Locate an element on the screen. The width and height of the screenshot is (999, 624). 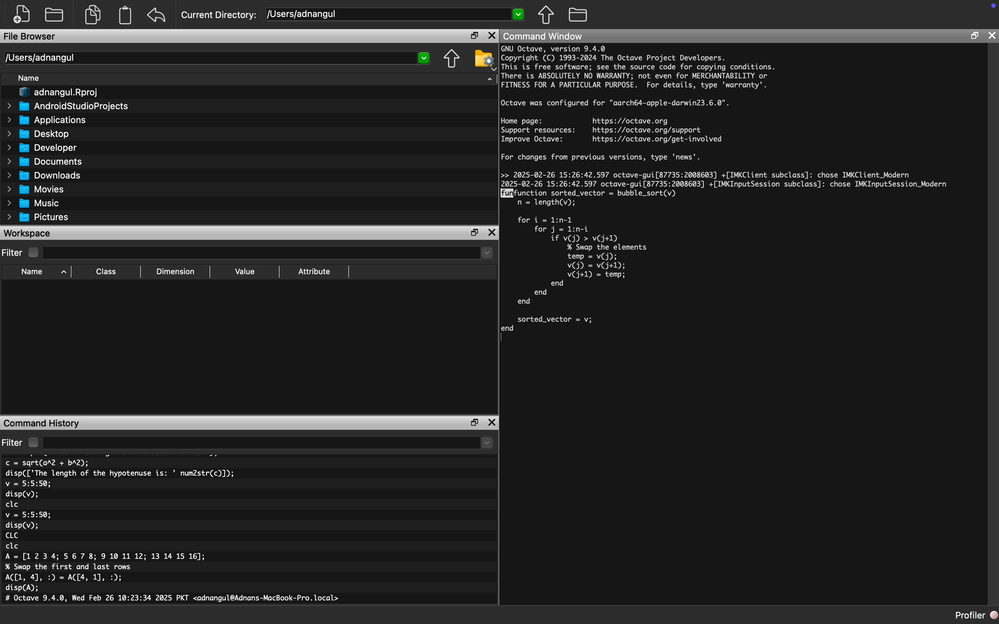
>> 2025-02-26 15:26:42.597 octave-gui[87735:2008603] +[IMKClient subclass]: chose IMKClient_Modern
2025-02-26 15:26:42.597 octave-gui[87735:2008603] +[IMKInputSession subclass]: chose IMKInputSession_Modern
[function sorted_vector = bubble_sort(v)
n = length(v);
for i = 1:n-1
for j = 1:n-i
if v(3) > v(G+1)
% Swap the elements
temp = v(3);
v(3) = v(G+D);
v(j+1) = temp;
end
end
end
sorted_vector = v;
a is located at coordinates (729, 256).